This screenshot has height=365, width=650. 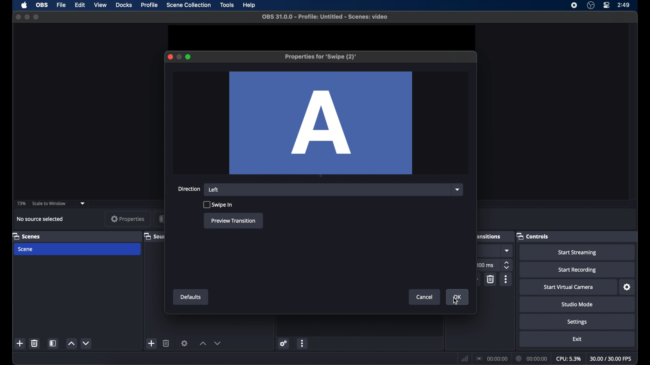 What do you see at coordinates (506, 279) in the screenshot?
I see `moreoptions` at bounding box center [506, 279].